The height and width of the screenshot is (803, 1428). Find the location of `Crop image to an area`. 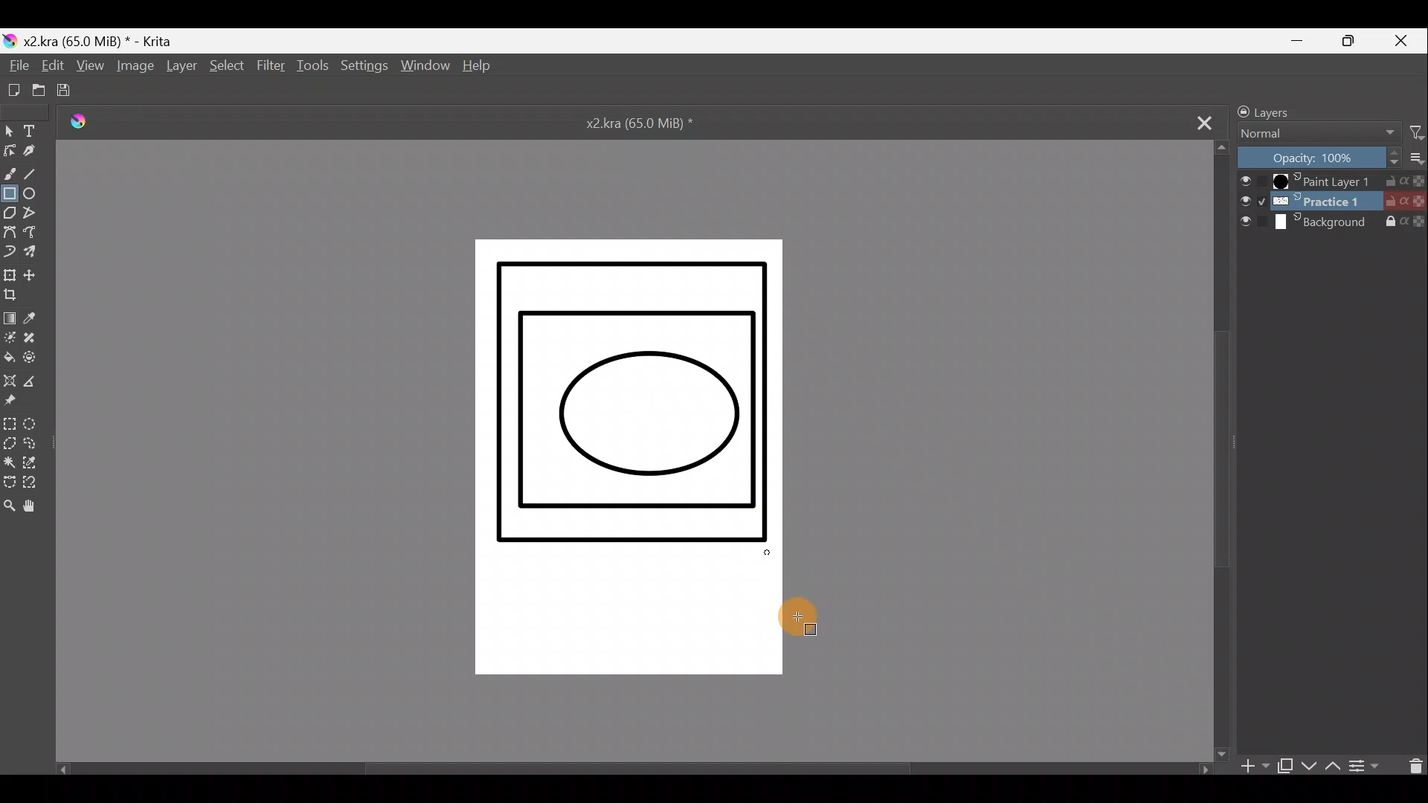

Crop image to an area is located at coordinates (17, 294).